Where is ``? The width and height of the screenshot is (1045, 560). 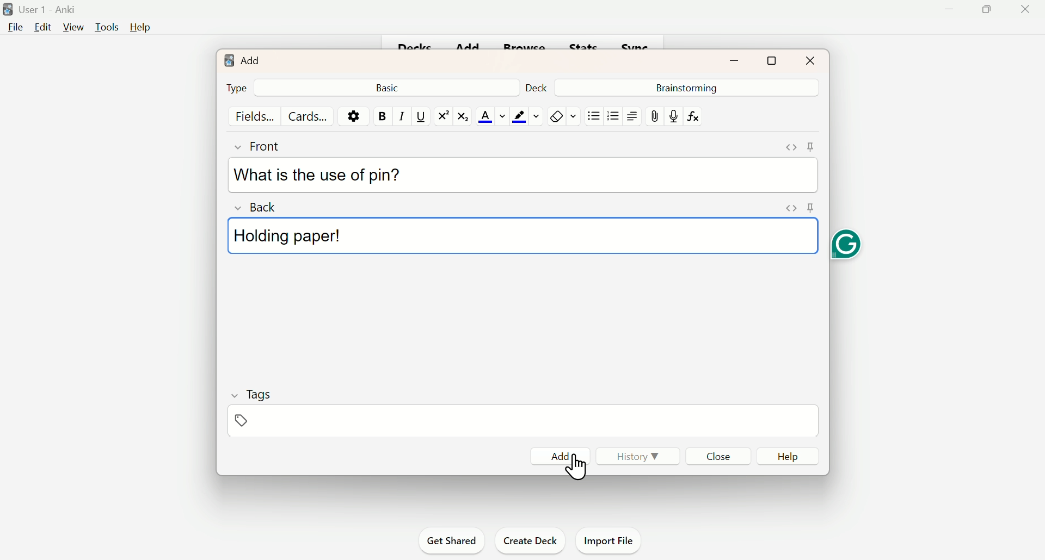  is located at coordinates (104, 25).